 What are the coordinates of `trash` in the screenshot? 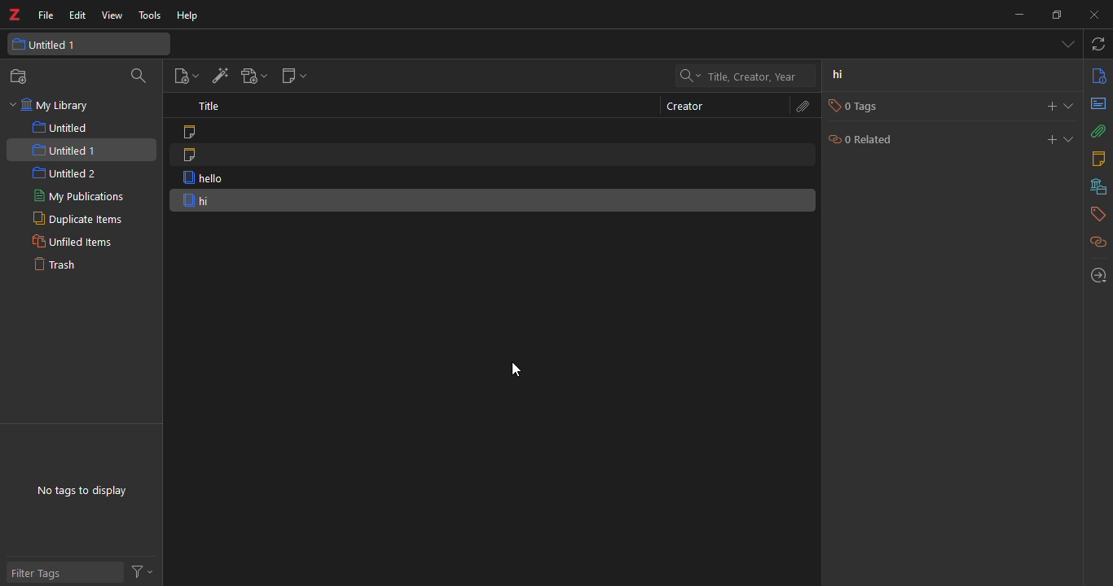 It's located at (60, 265).